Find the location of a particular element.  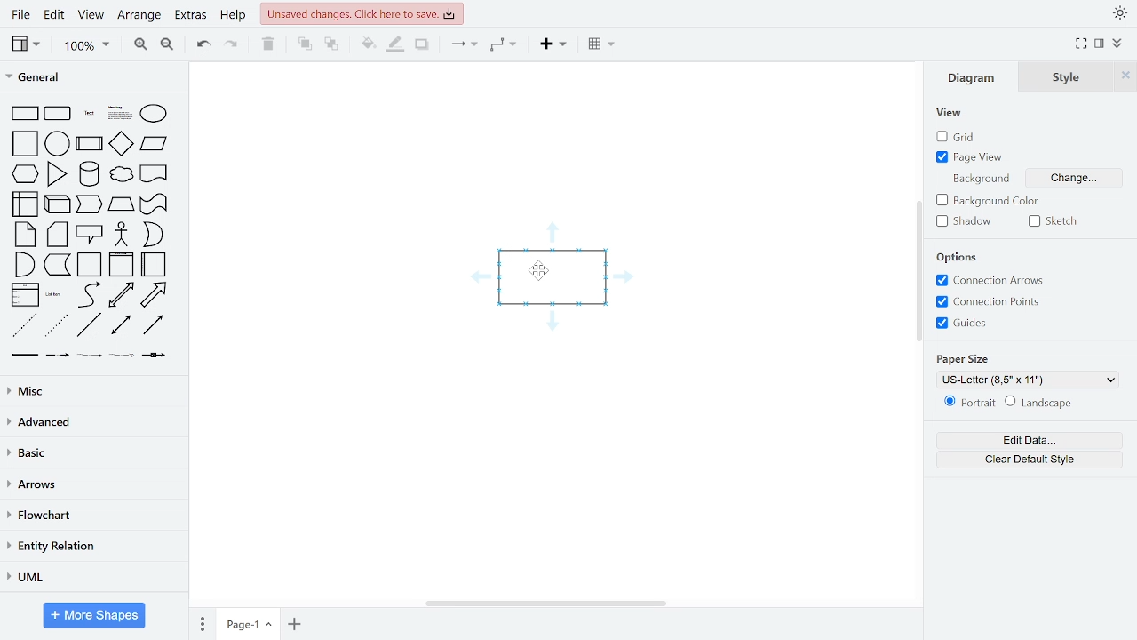

vertical container is located at coordinates (121, 265).